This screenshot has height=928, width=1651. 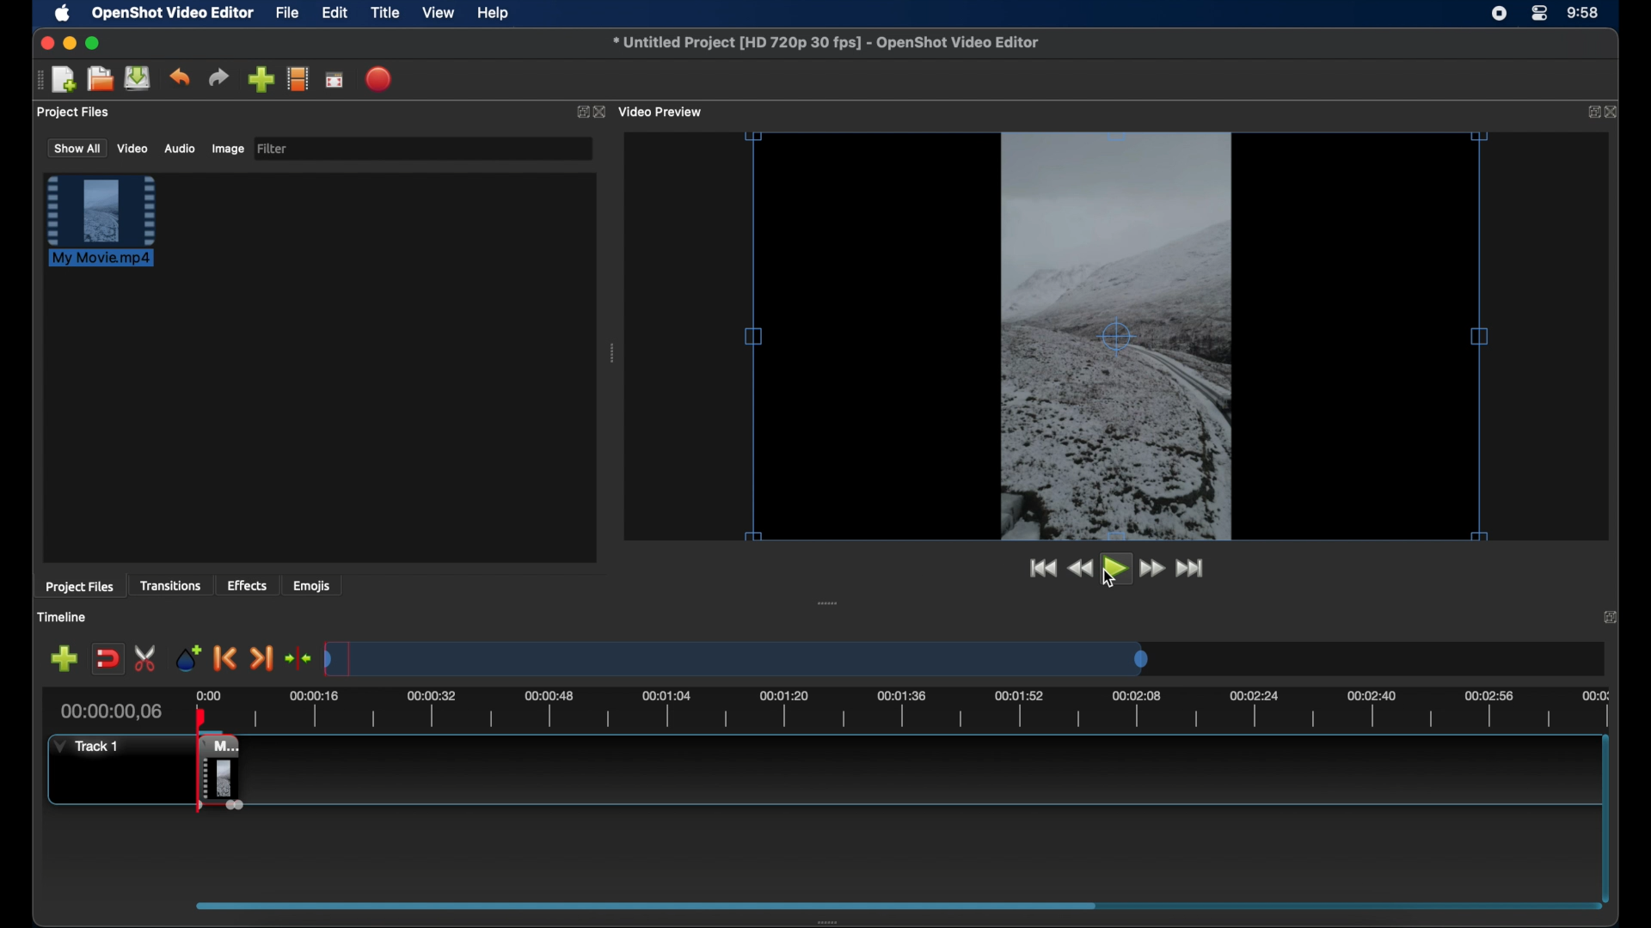 What do you see at coordinates (580, 113) in the screenshot?
I see `expand` at bounding box center [580, 113].